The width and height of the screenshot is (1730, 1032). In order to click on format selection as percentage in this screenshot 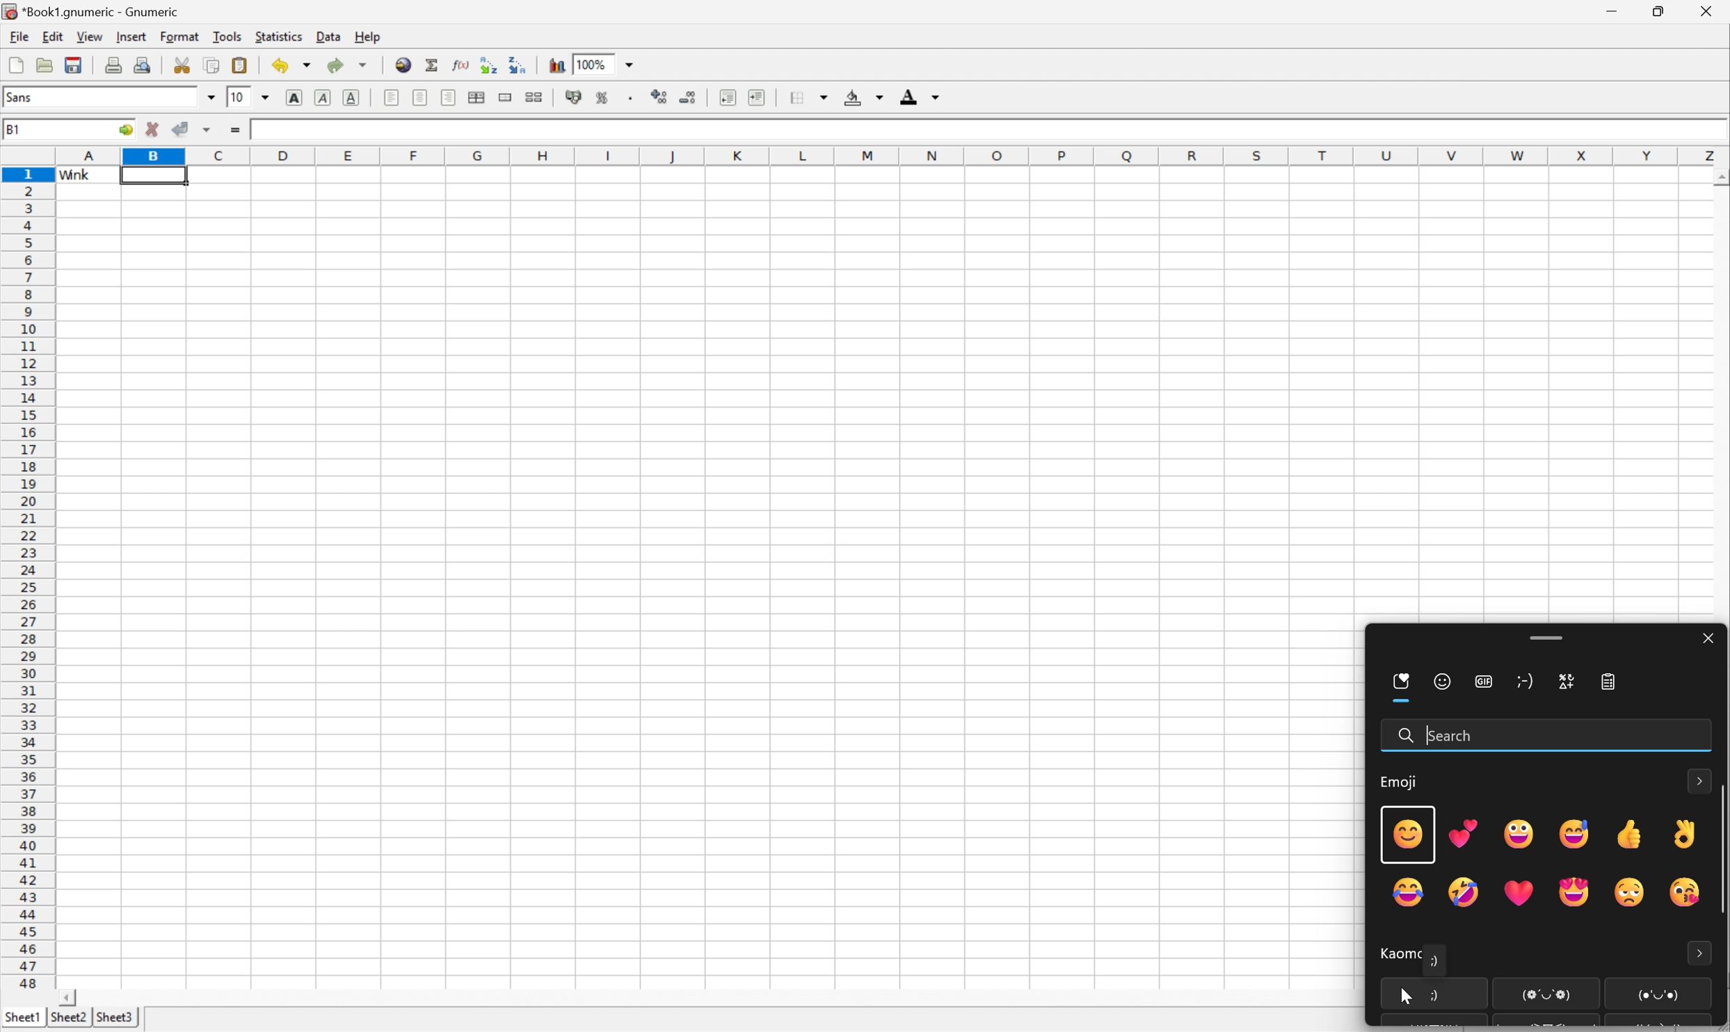, I will do `click(604, 97)`.